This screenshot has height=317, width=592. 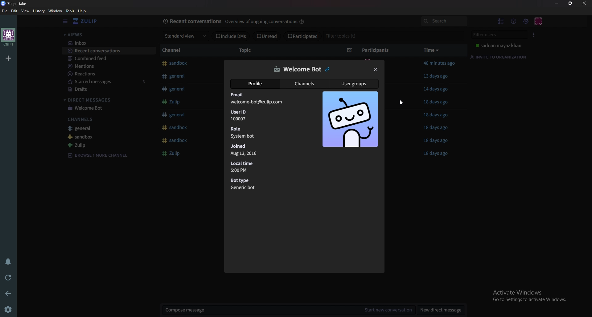 I want to click on #sandbox, so click(x=175, y=127).